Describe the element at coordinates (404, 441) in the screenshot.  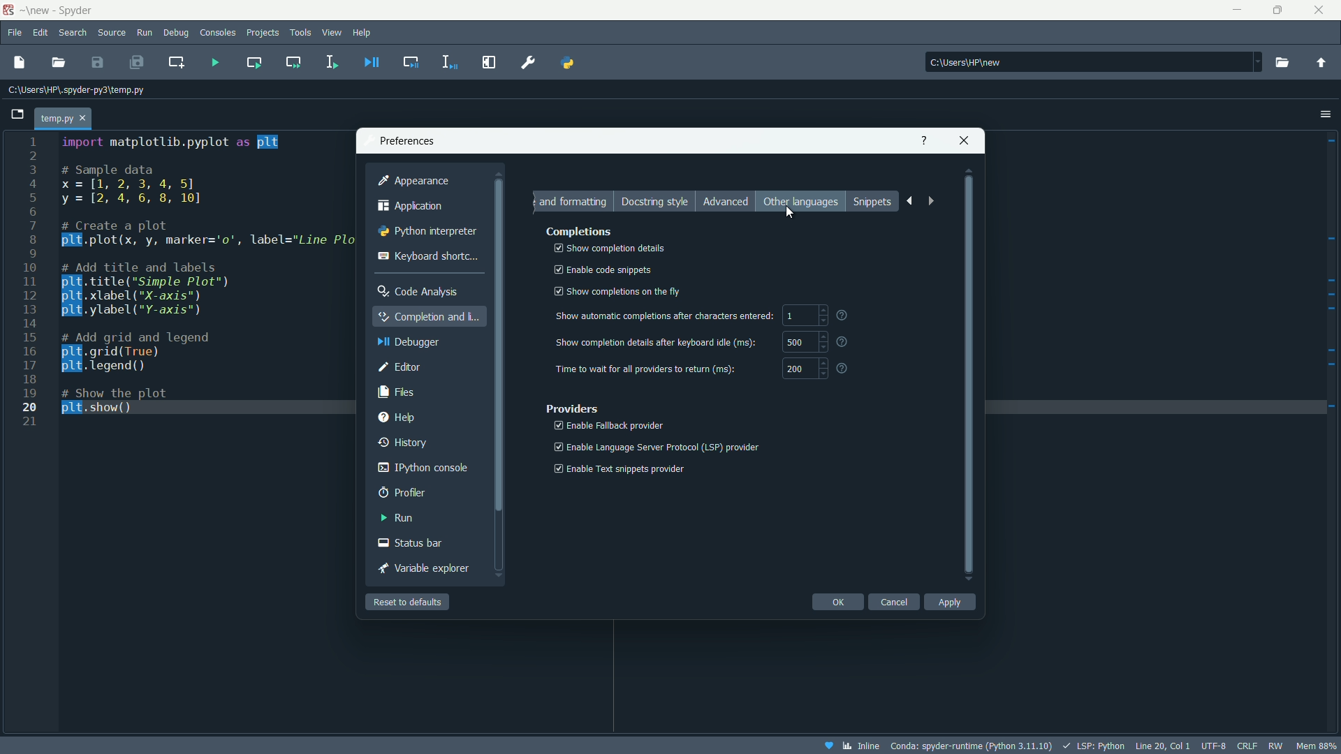
I see `history` at that location.